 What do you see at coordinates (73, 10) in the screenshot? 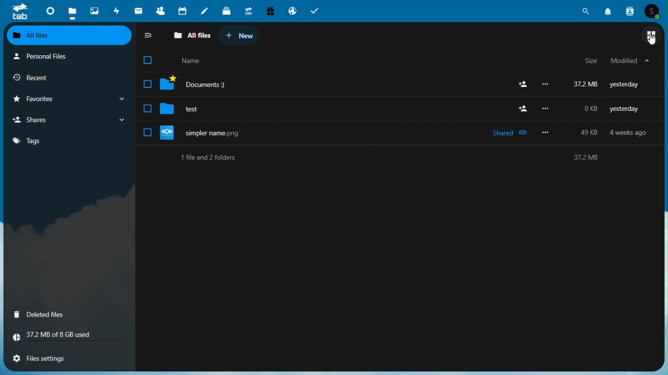
I see `files ` at bounding box center [73, 10].